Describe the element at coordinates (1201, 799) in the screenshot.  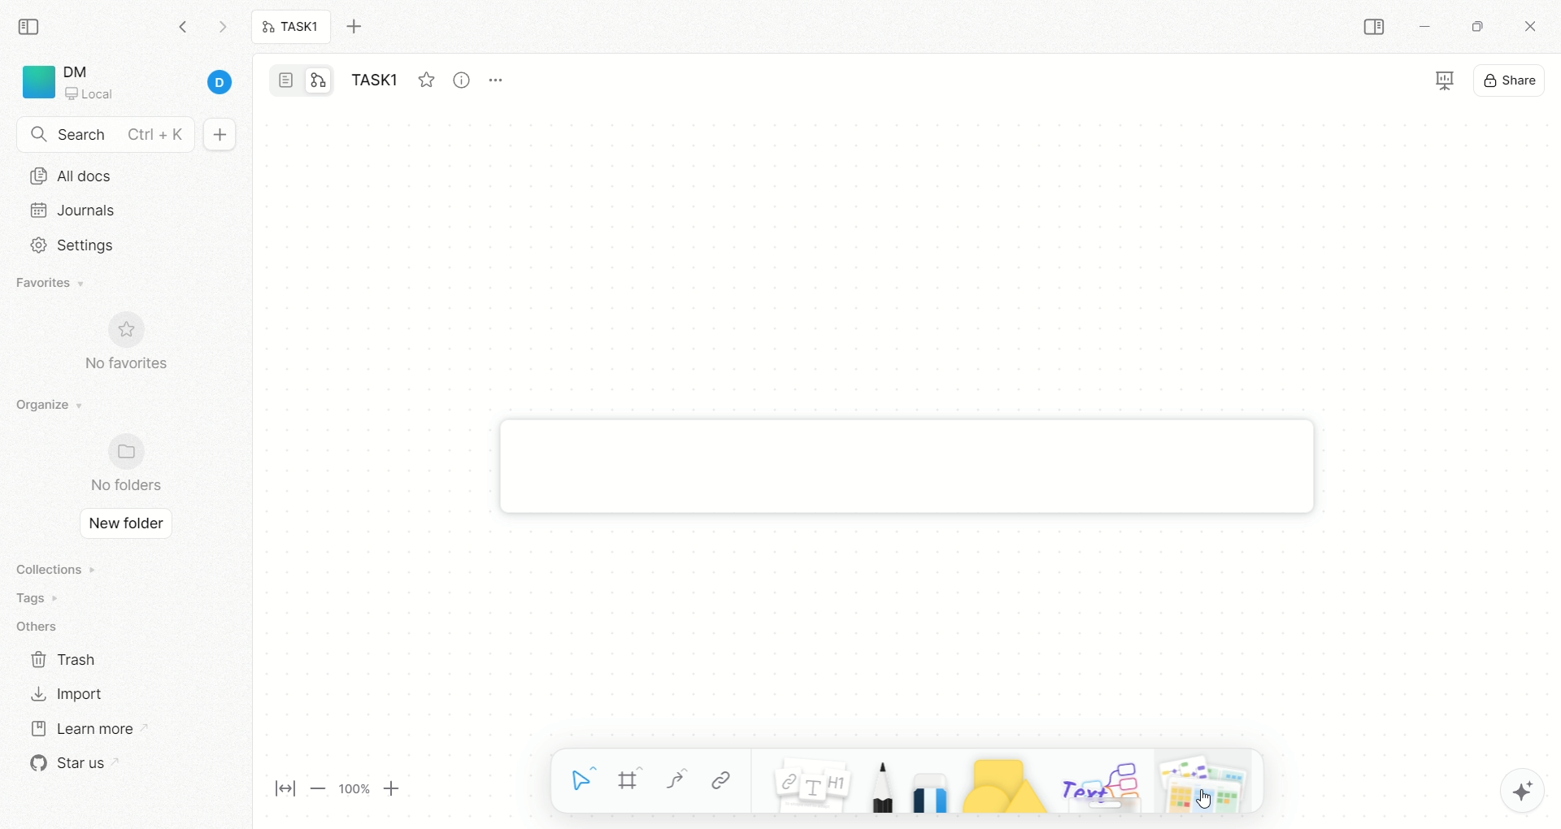
I see `cursor` at that location.